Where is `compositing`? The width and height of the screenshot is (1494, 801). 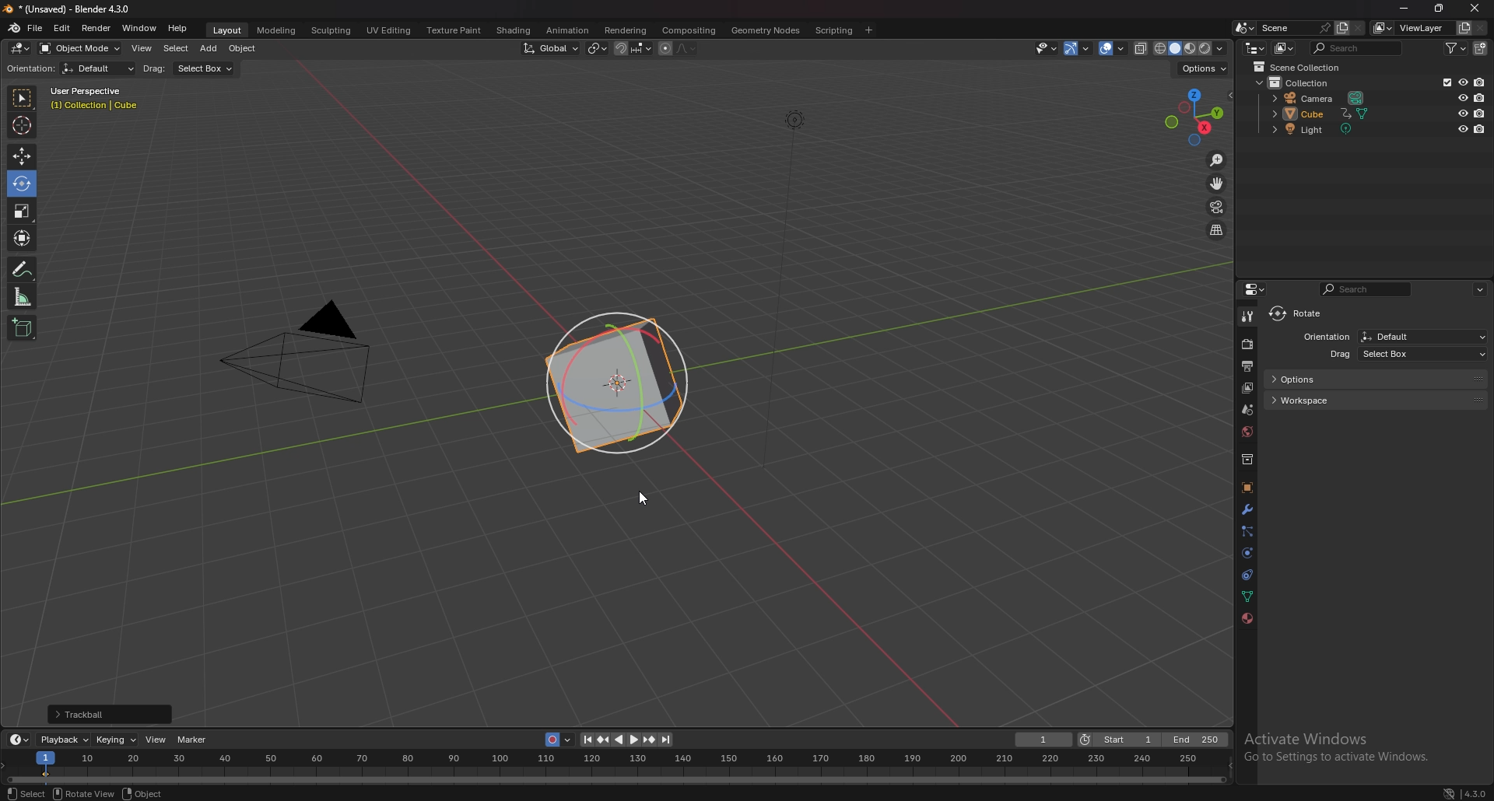
compositing is located at coordinates (690, 30).